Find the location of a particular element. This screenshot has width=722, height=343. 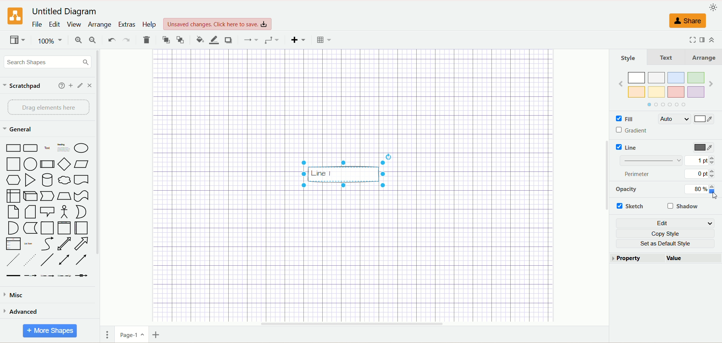

perimeter is located at coordinates (640, 174).